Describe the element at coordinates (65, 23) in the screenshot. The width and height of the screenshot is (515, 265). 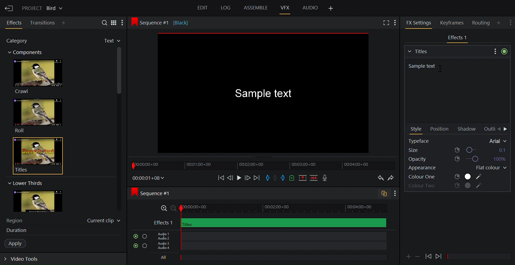
I see `Add Panel` at that location.